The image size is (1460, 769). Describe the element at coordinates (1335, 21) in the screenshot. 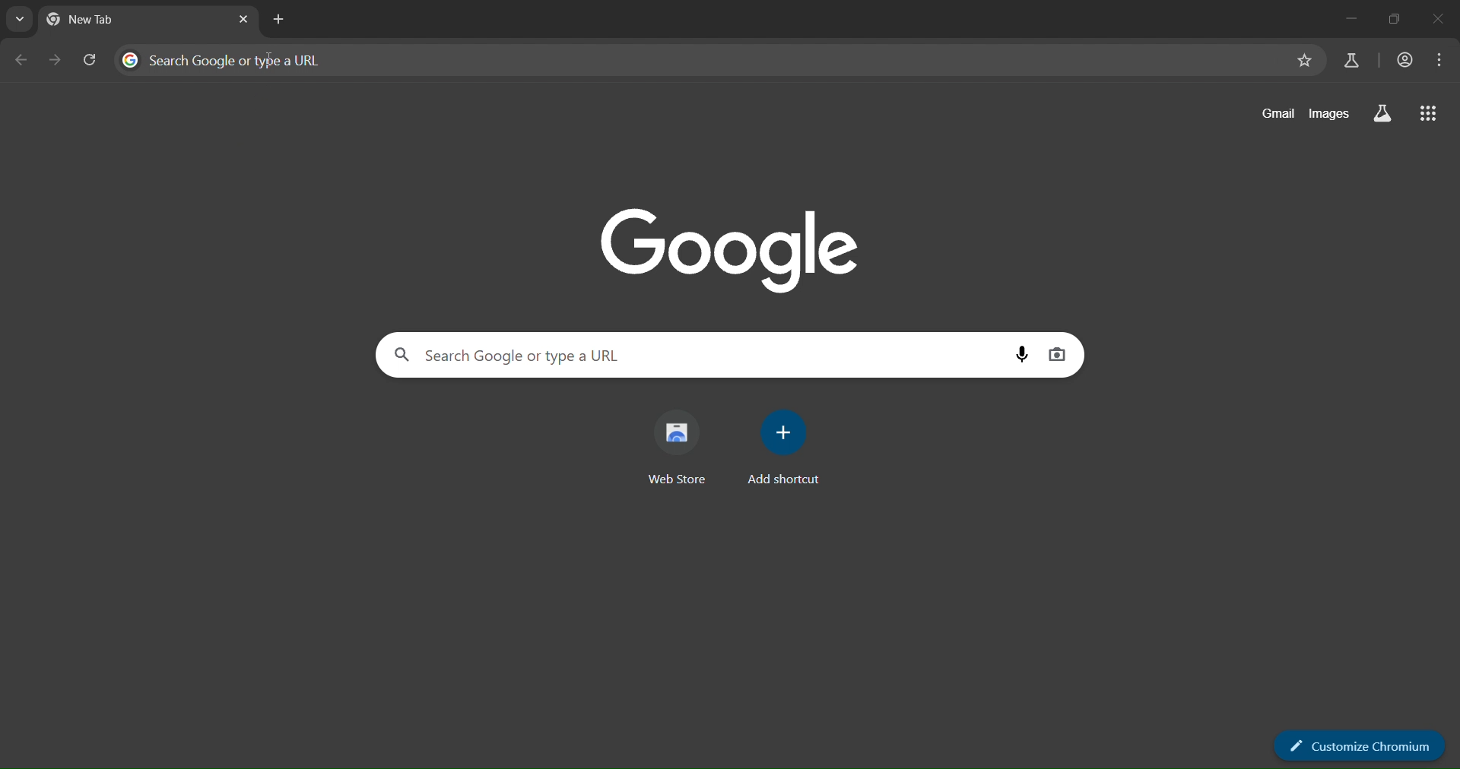

I see `minimize` at that location.